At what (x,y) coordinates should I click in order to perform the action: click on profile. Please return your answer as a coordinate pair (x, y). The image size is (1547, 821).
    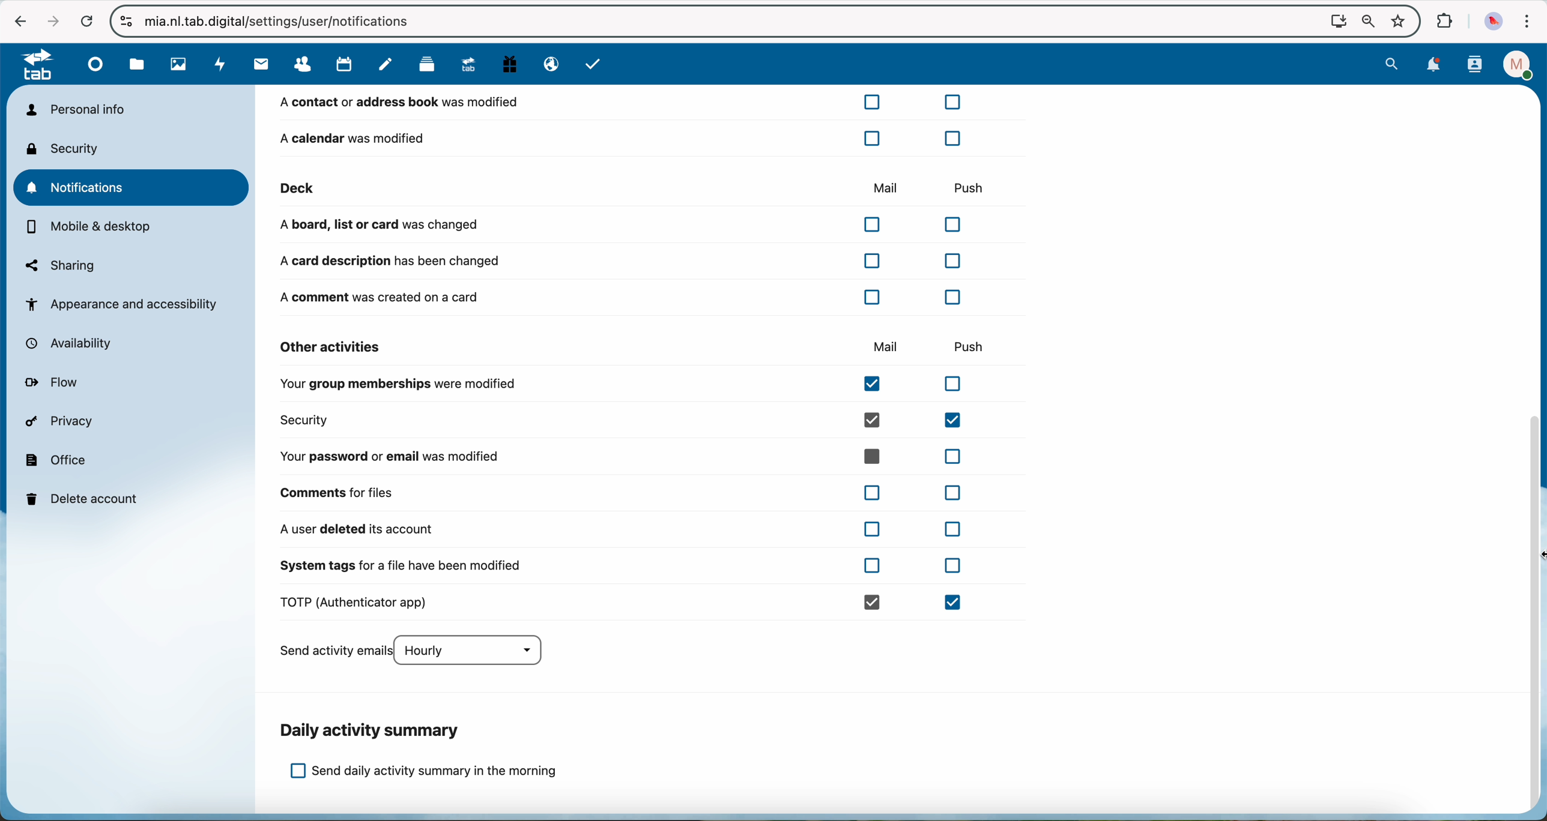
    Looking at the image, I should click on (1514, 65).